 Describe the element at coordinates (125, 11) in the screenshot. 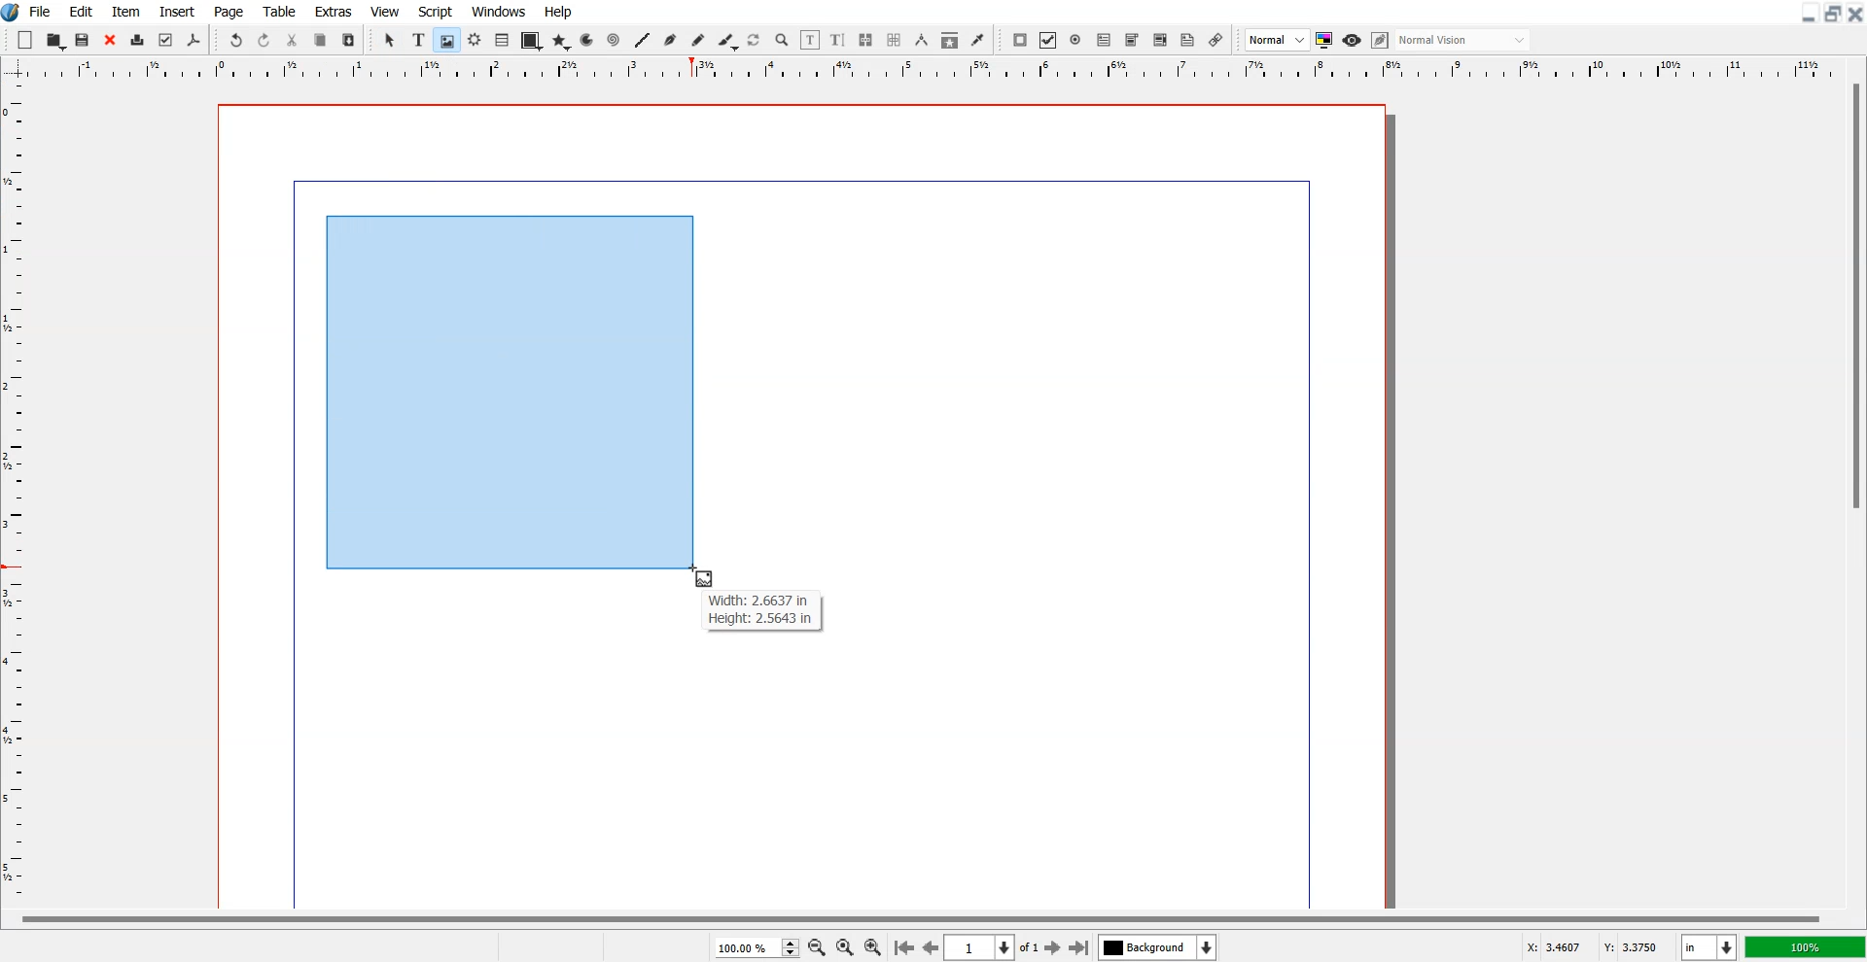

I see `Item` at that location.